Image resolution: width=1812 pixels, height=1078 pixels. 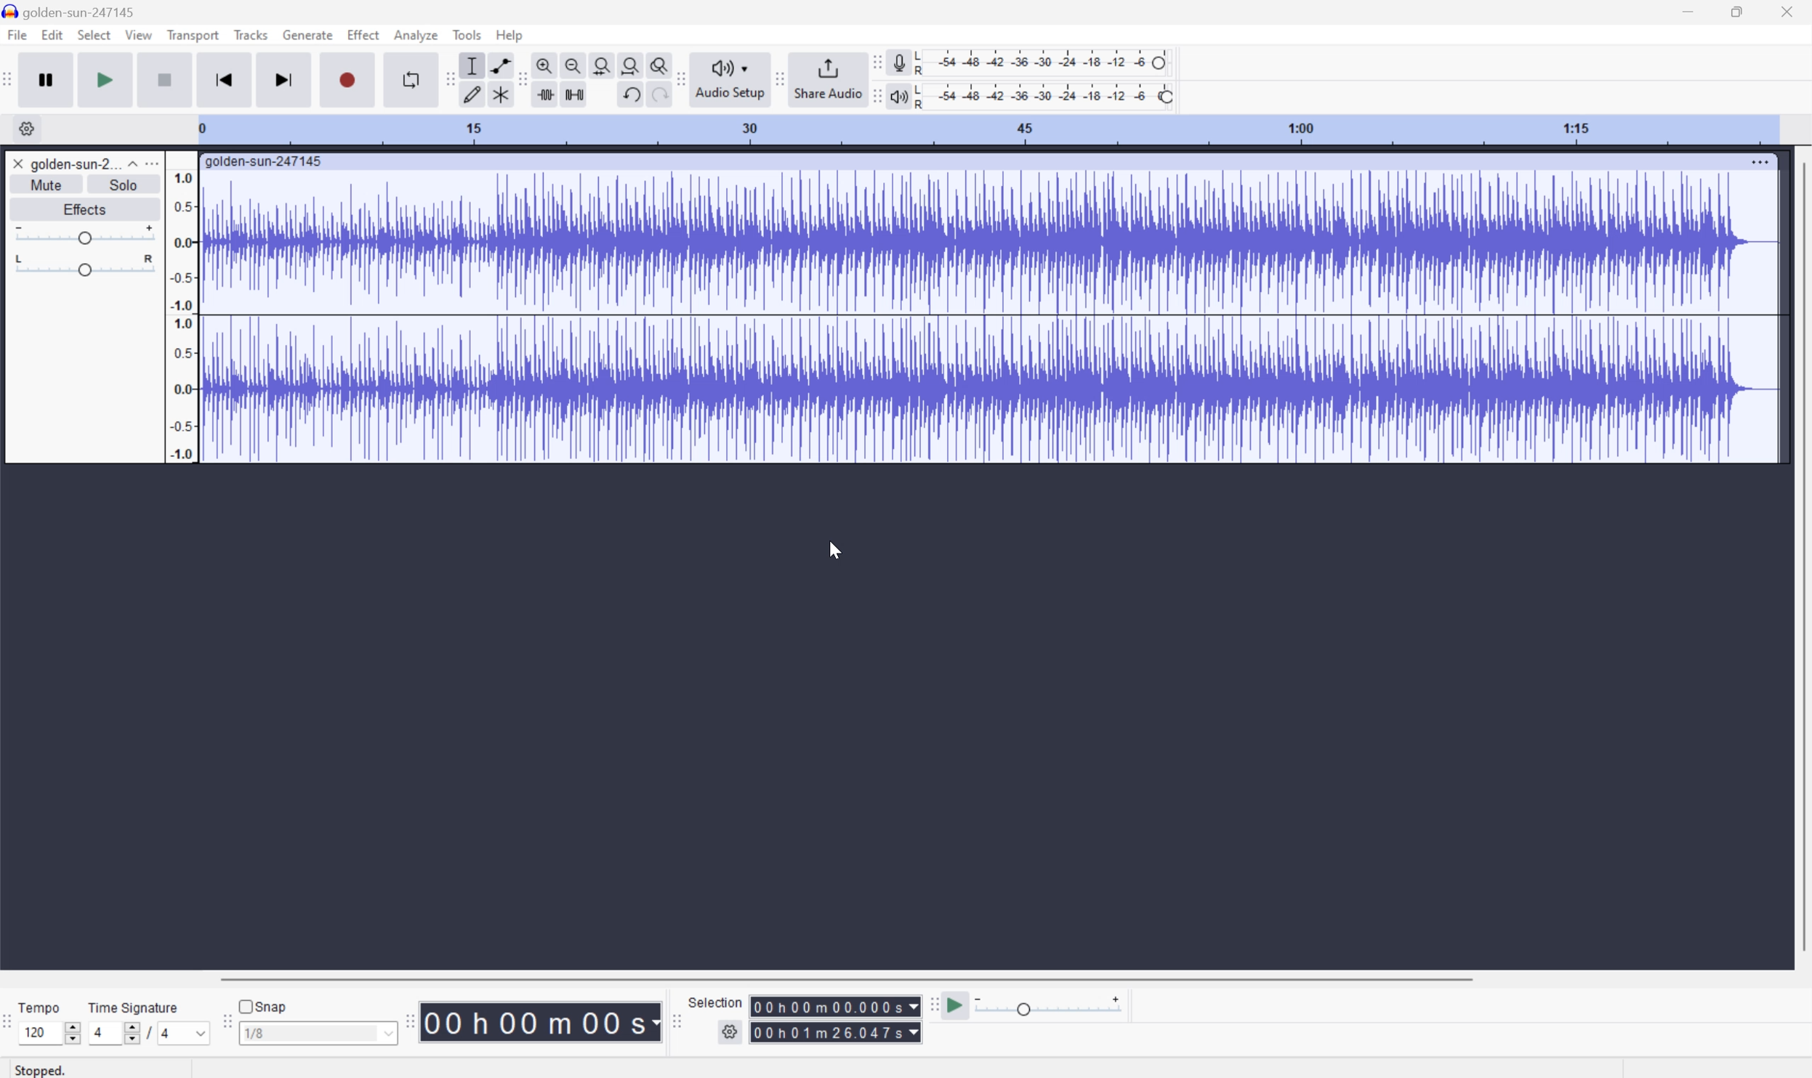 I want to click on More, so click(x=150, y=163).